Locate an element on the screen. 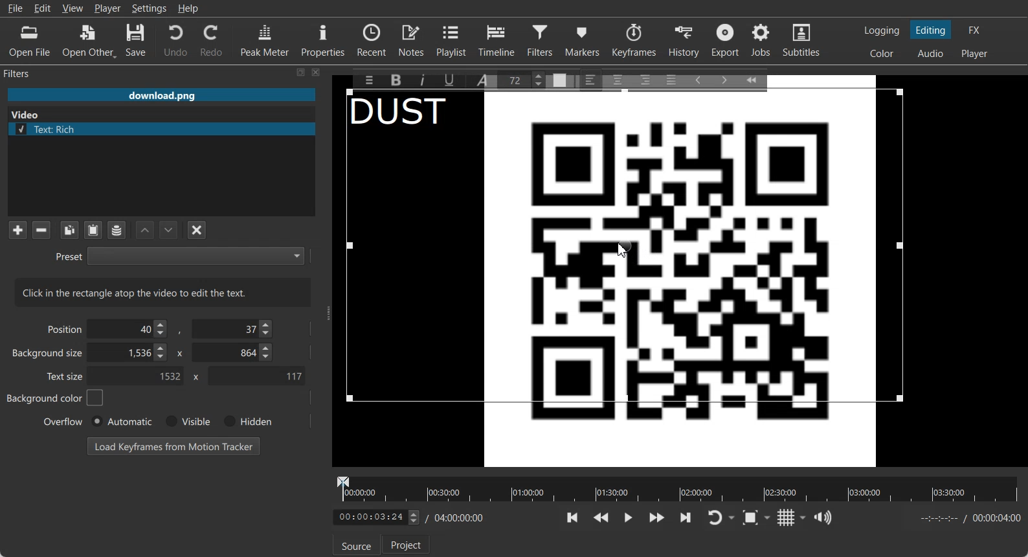 The image size is (1028, 557). Cursor is located at coordinates (623, 249).